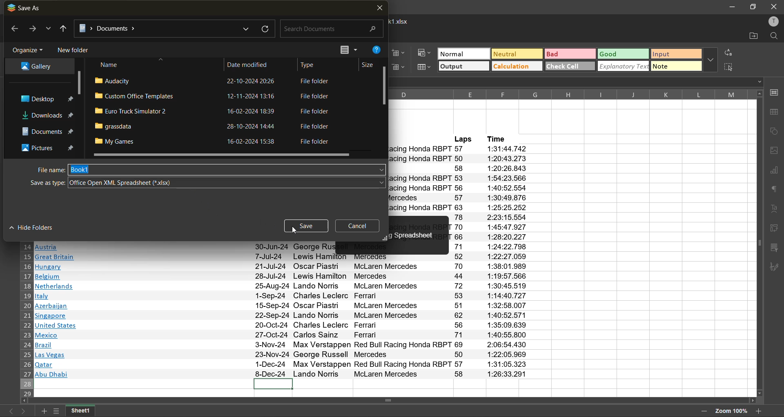 The width and height of the screenshot is (784, 417). Describe the element at coordinates (40, 183) in the screenshot. I see `save as type` at that location.